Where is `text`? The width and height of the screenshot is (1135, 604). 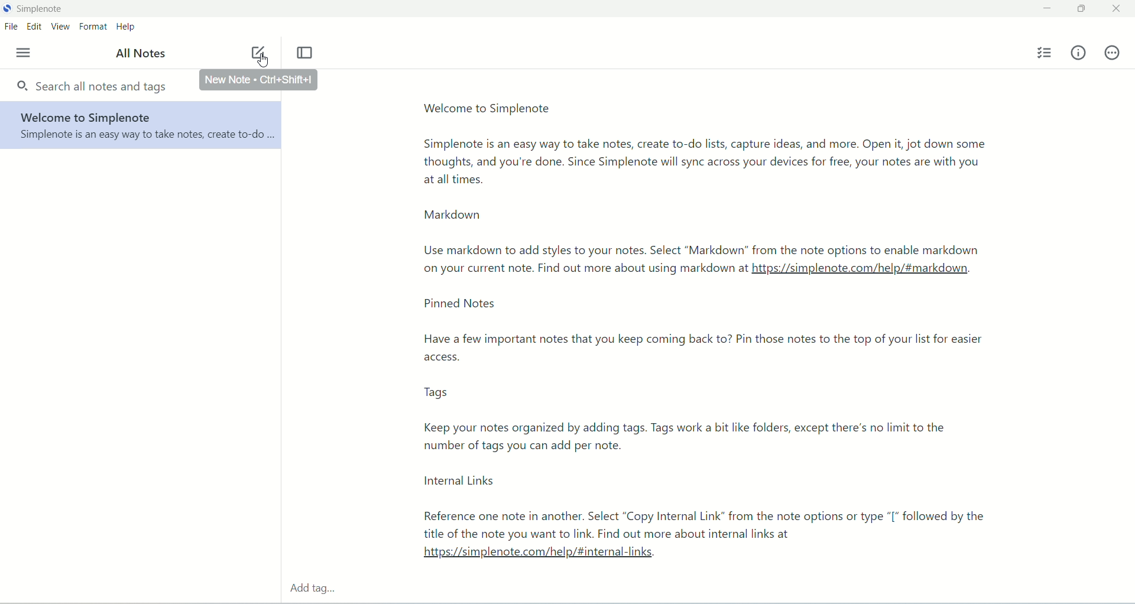
text is located at coordinates (696, 326).